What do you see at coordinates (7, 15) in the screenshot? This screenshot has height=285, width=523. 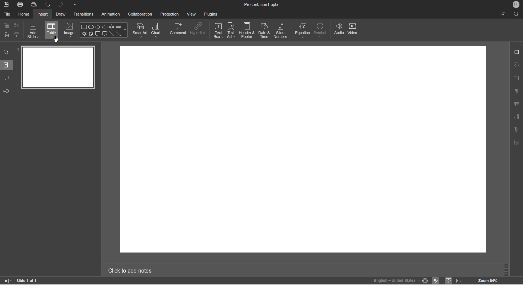 I see `File` at bounding box center [7, 15].